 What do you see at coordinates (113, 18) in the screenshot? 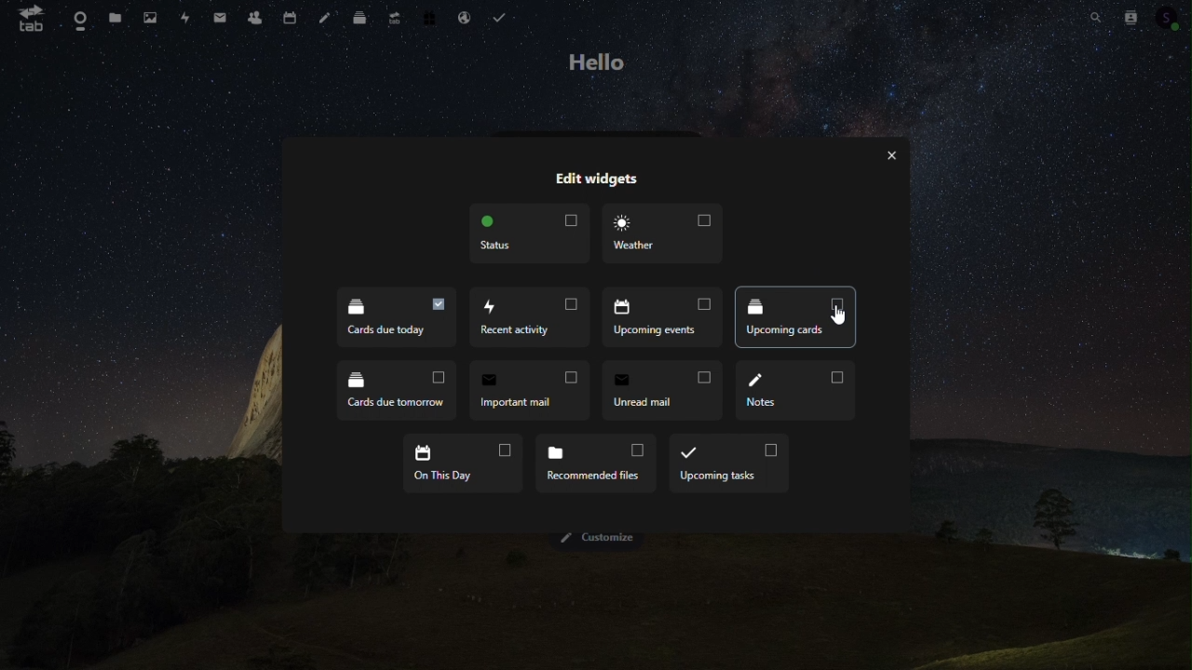
I see `files` at bounding box center [113, 18].